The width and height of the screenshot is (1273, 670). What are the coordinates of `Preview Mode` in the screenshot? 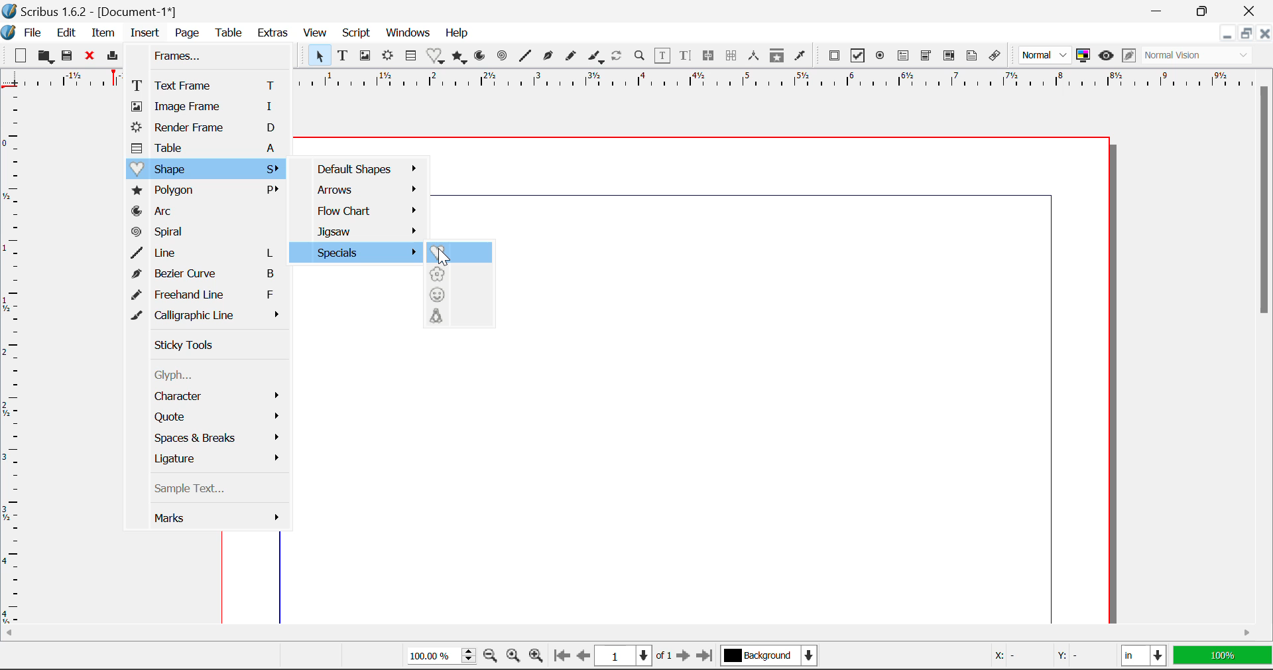 It's located at (1107, 57).